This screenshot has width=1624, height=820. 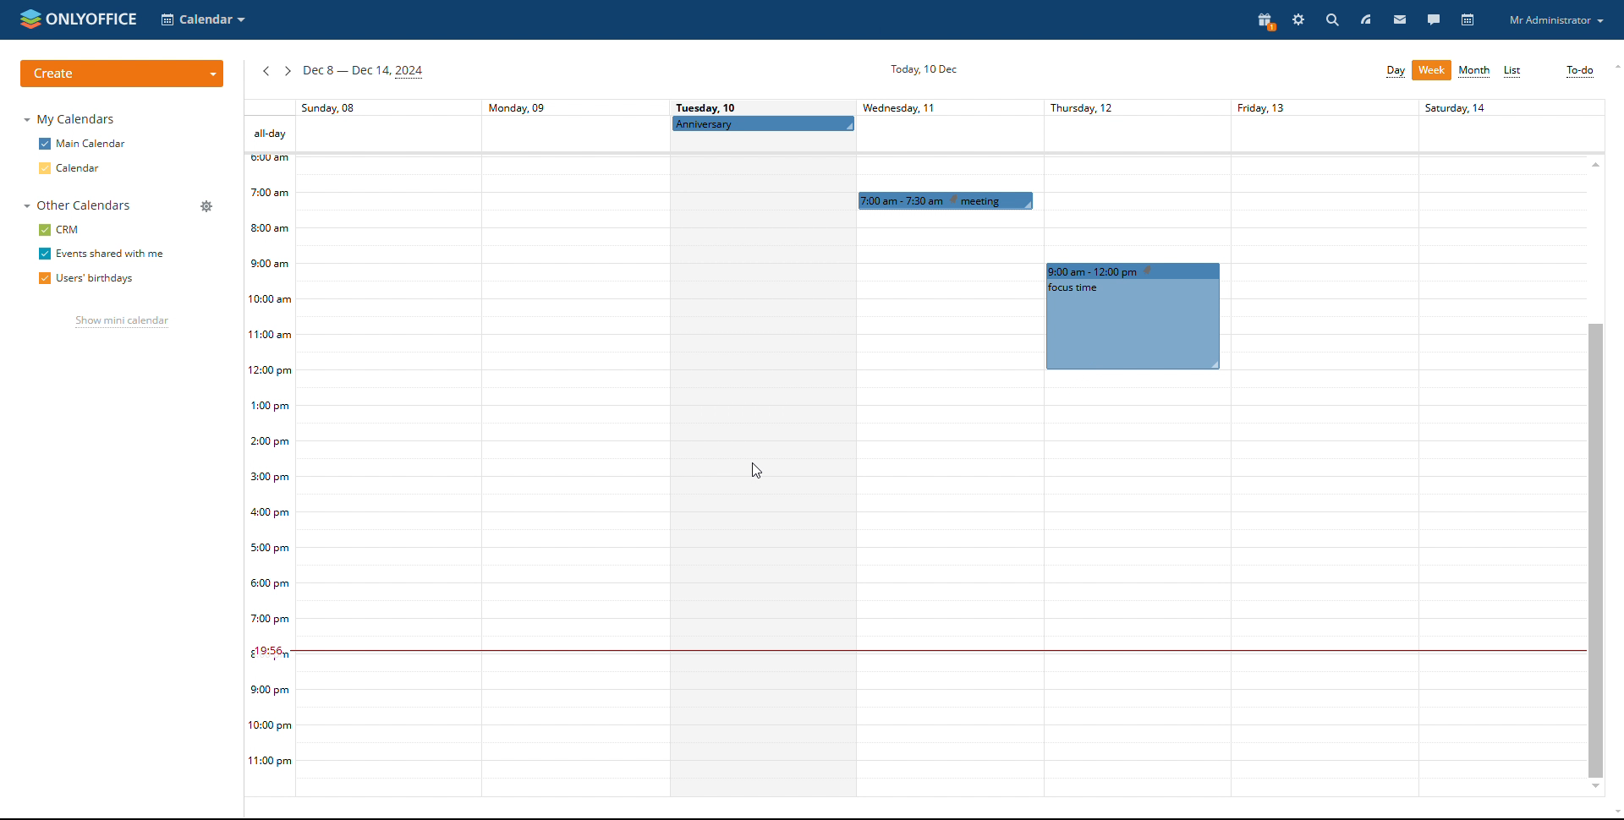 What do you see at coordinates (1133, 315) in the screenshot?
I see `event added` at bounding box center [1133, 315].